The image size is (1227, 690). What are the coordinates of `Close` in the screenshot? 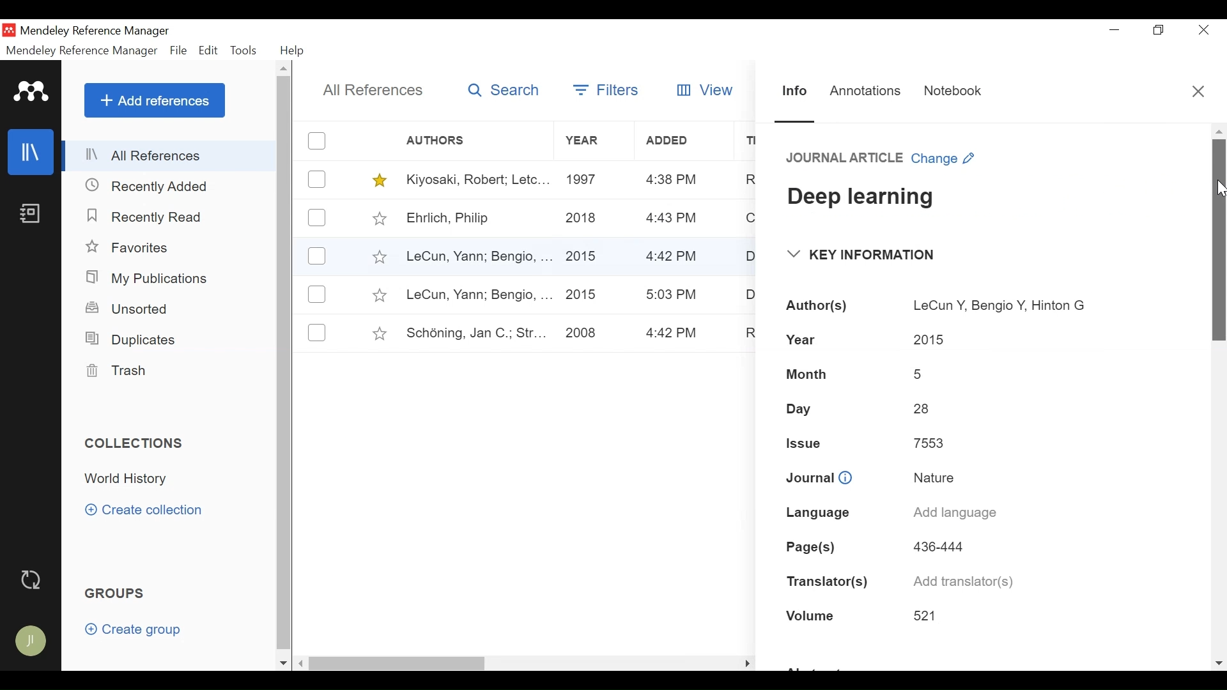 It's located at (1201, 93).